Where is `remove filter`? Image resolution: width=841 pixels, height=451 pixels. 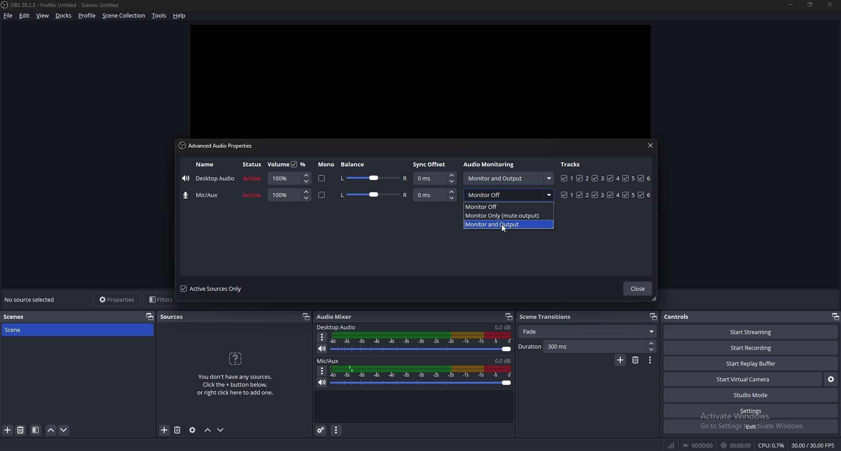
remove filter is located at coordinates (21, 430).